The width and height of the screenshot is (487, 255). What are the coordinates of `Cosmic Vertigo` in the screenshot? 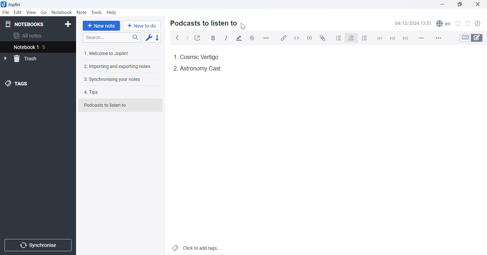 It's located at (200, 57).